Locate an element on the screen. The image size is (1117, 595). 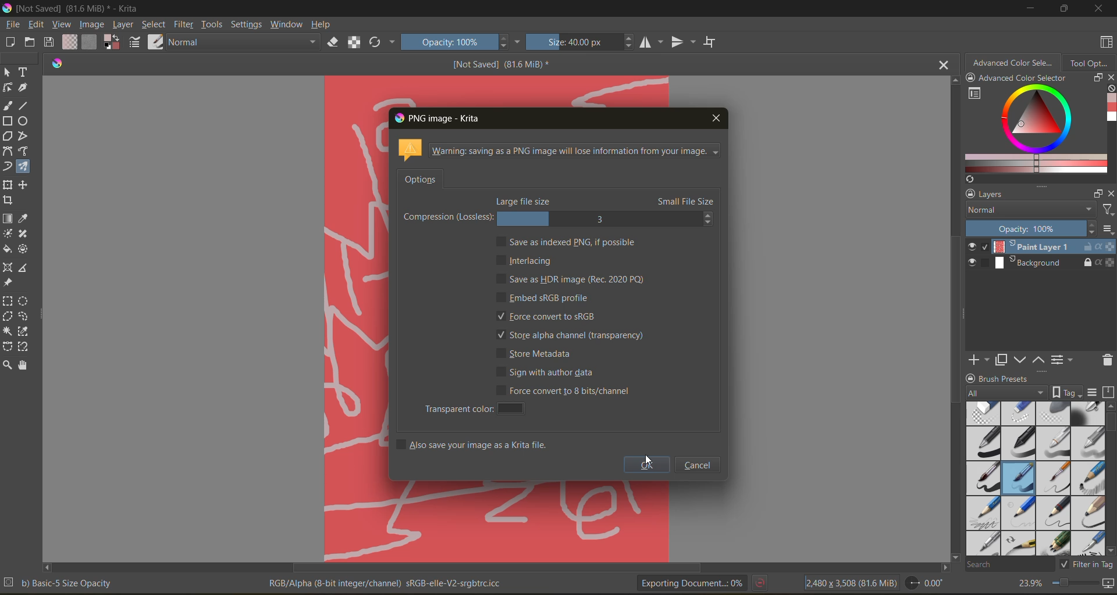
file name and app name is located at coordinates (74, 7).